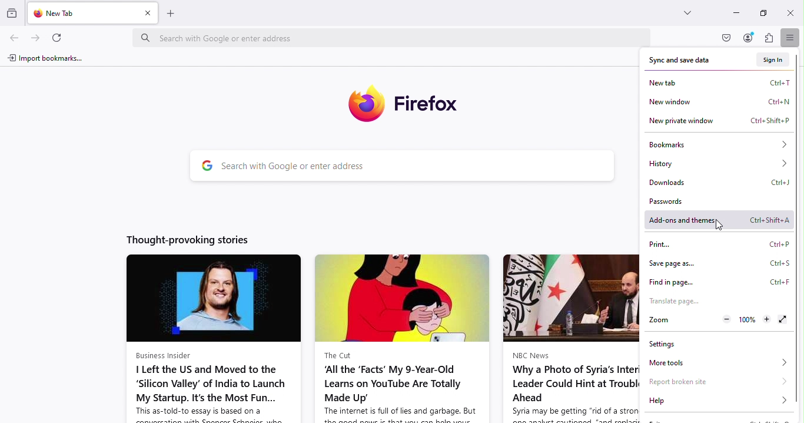  I want to click on History, so click(716, 164).